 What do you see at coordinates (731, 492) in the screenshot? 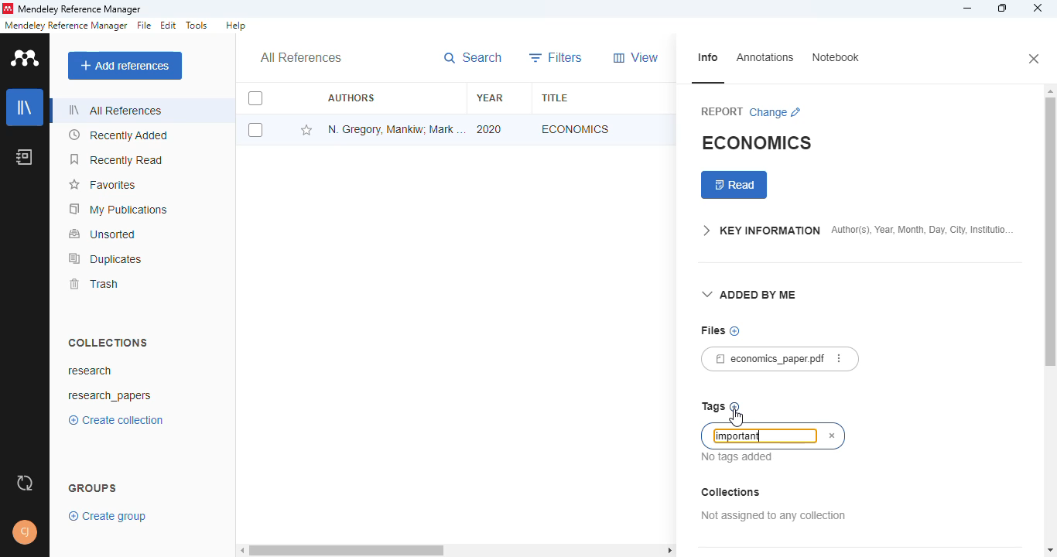
I see `collections` at bounding box center [731, 492].